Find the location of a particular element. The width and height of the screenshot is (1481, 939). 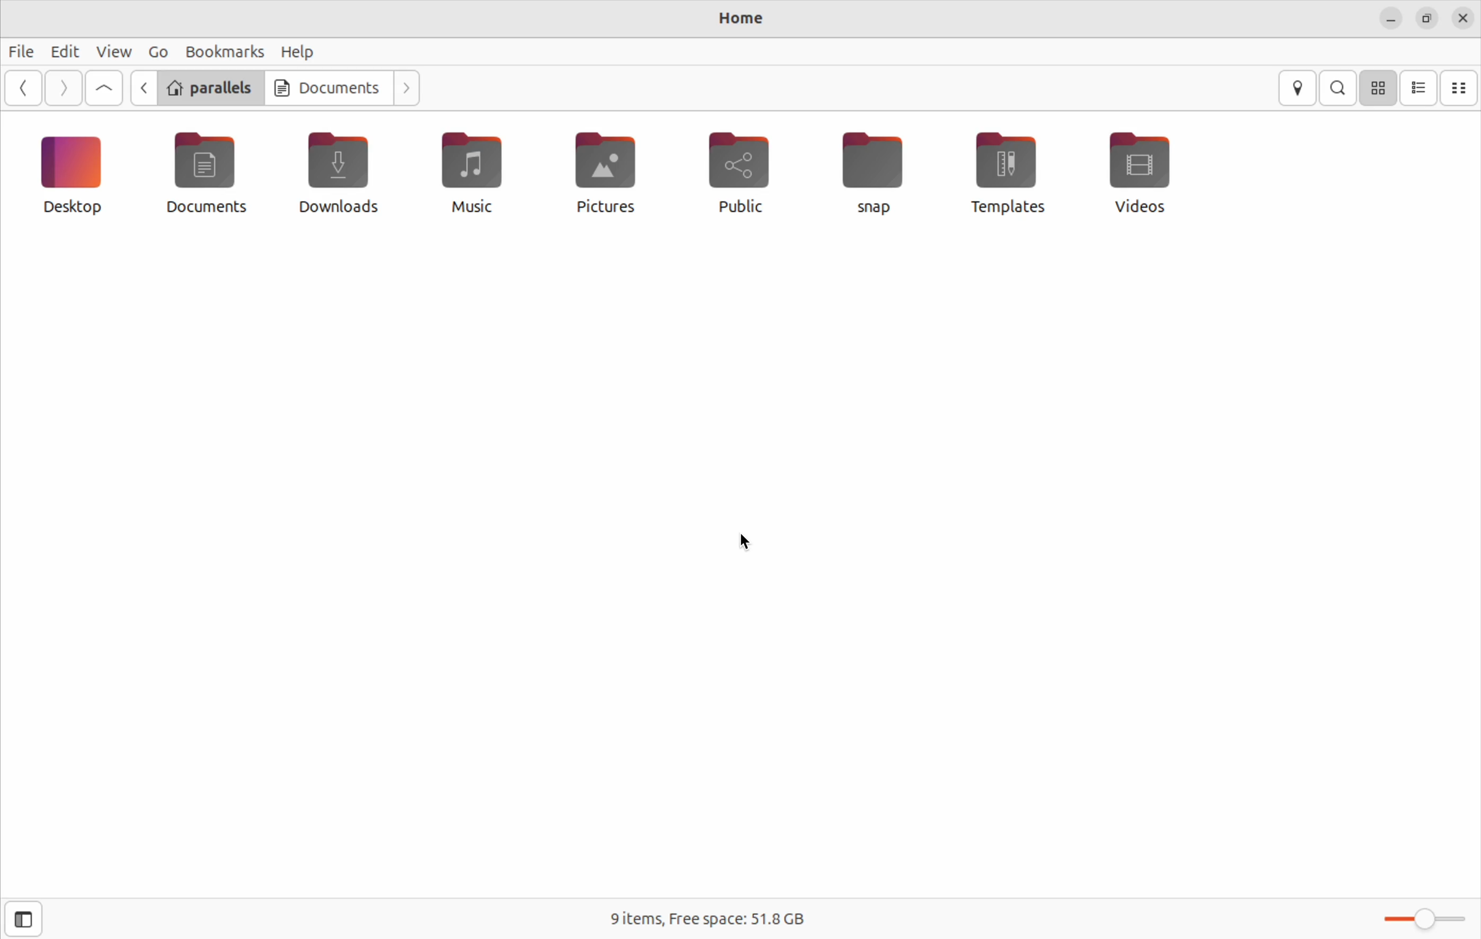

go up is located at coordinates (104, 87).